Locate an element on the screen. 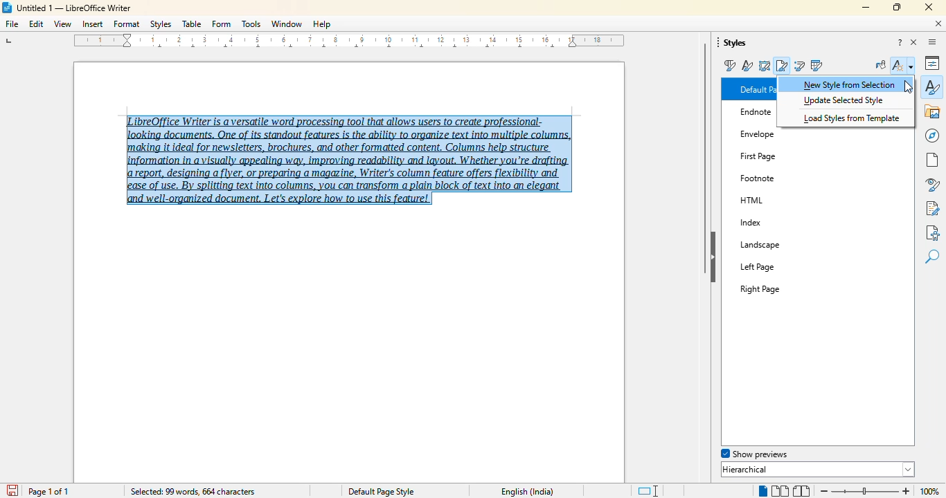 This screenshot has height=498, width=946. table is located at coordinates (192, 24).